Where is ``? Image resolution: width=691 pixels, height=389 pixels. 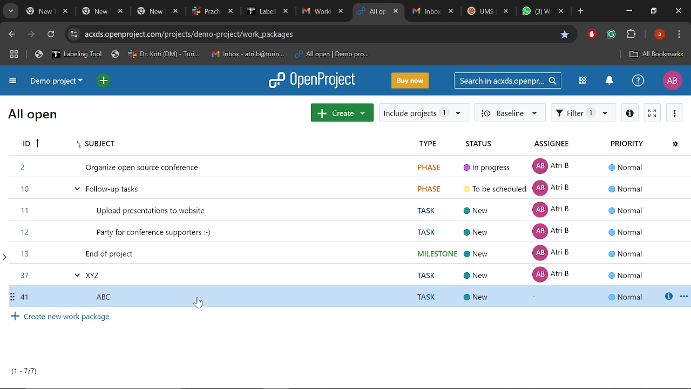  is located at coordinates (15, 82).